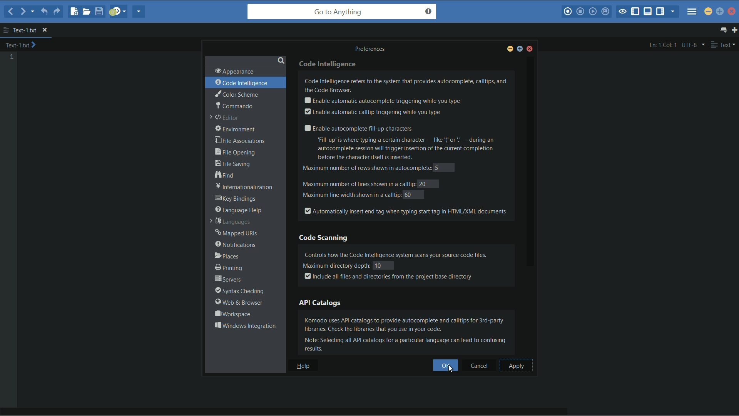  I want to click on 60, so click(408, 194).